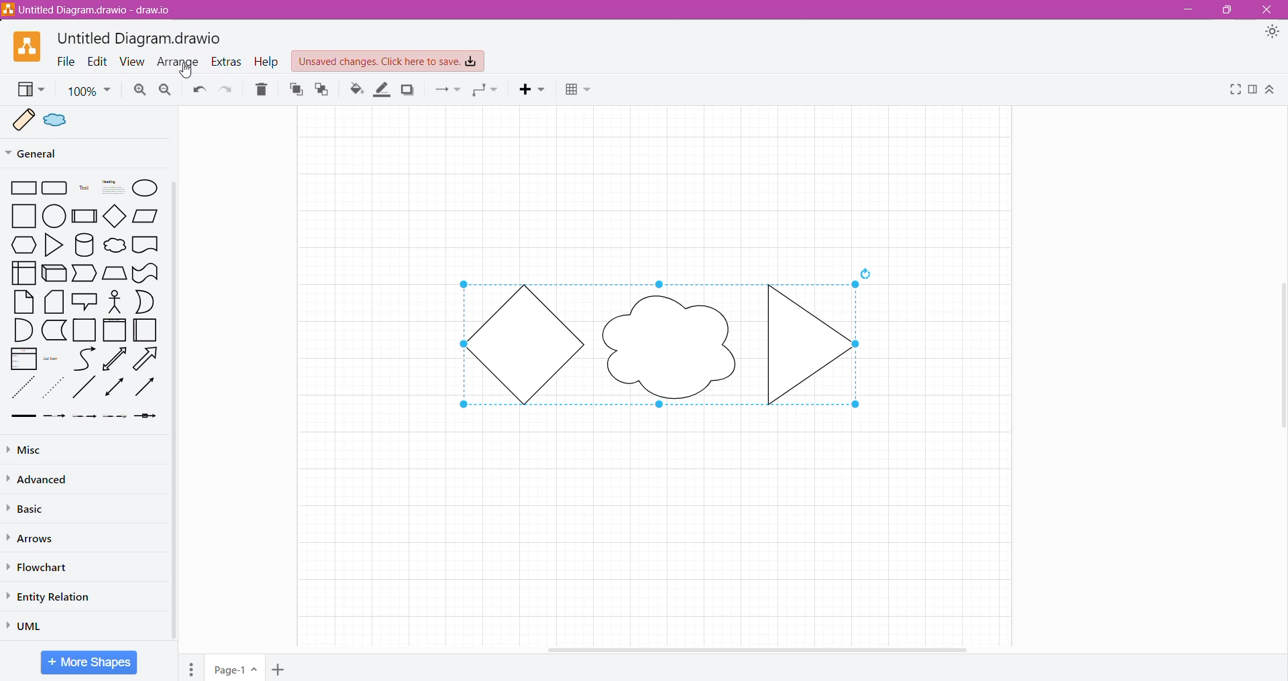 This screenshot has width=1288, height=681. I want to click on Horizontal Scroll Bar, so click(759, 648).